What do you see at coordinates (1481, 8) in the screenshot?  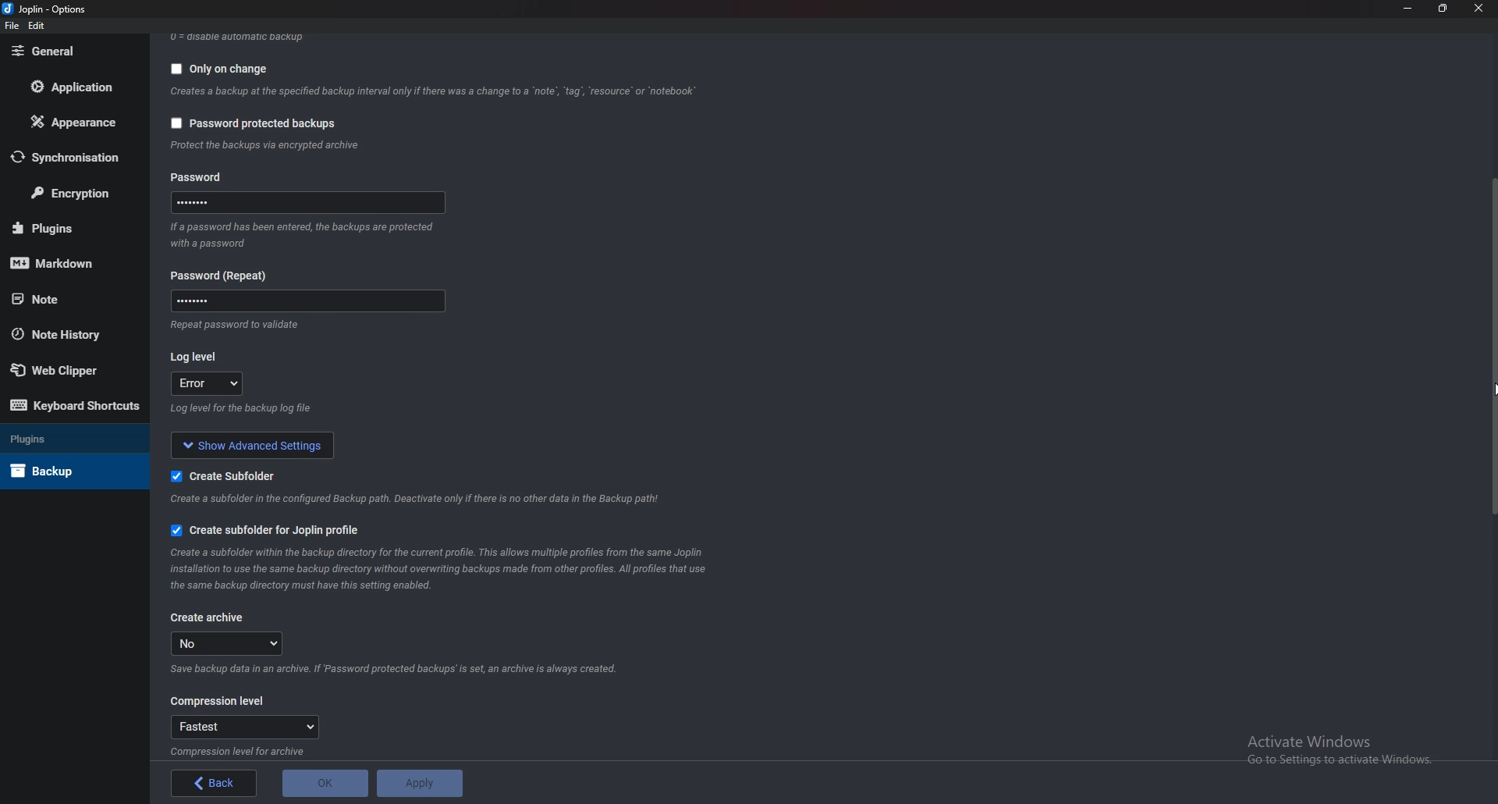 I see `close` at bounding box center [1481, 8].